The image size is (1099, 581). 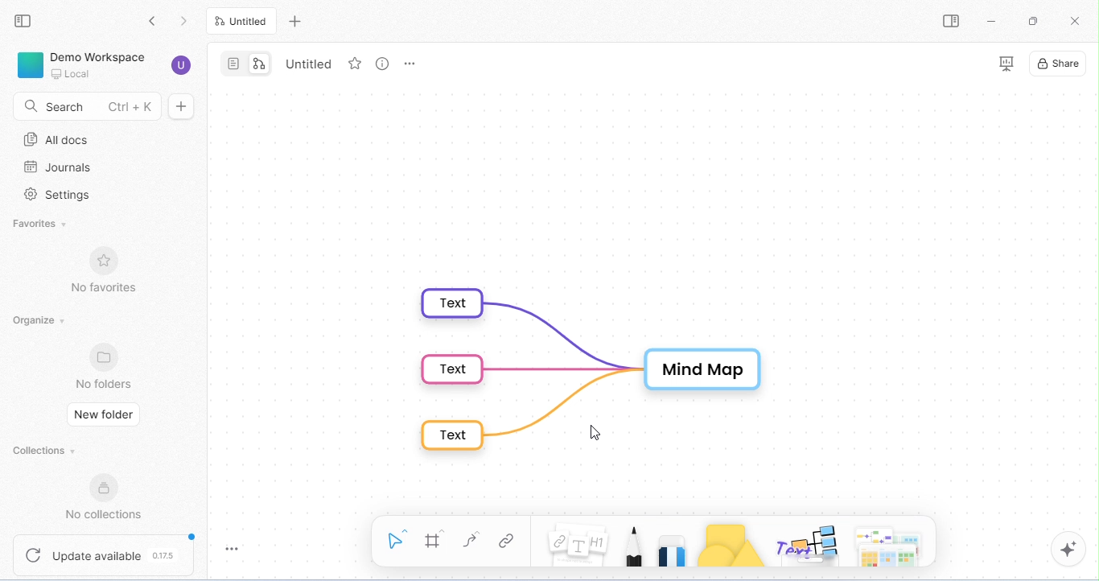 What do you see at coordinates (805, 547) in the screenshot?
I see `others` at bounding box center [805, 547].